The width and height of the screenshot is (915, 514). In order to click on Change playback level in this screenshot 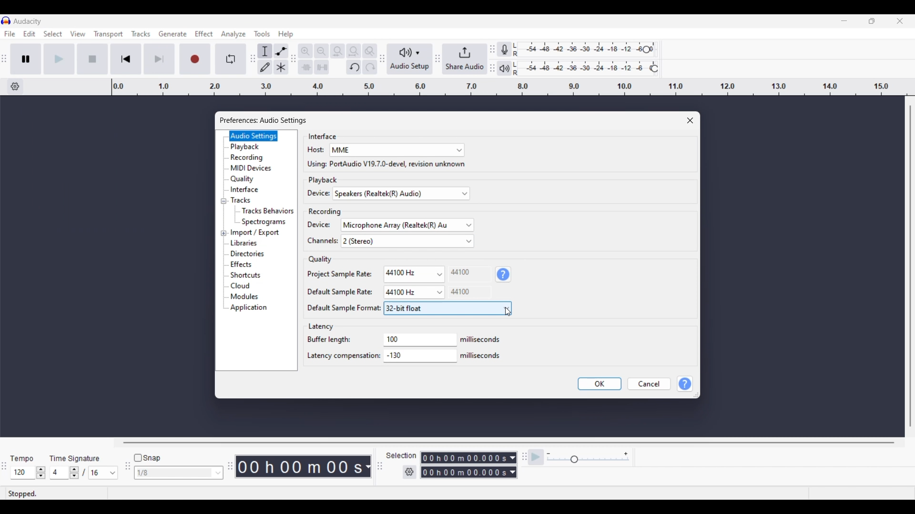, I will do `click(654, 69)`.